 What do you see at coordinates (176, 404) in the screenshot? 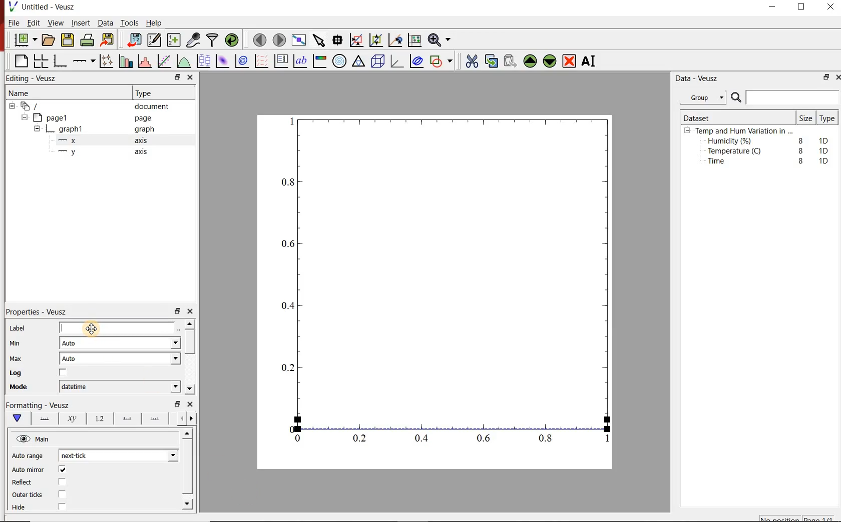
I see `restore down` at bounding box center [176, 404].